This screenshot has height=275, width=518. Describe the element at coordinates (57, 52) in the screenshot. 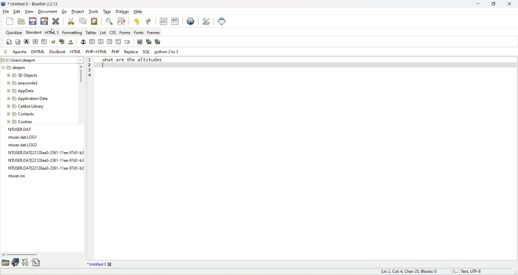

I see `DocBook` at that location.